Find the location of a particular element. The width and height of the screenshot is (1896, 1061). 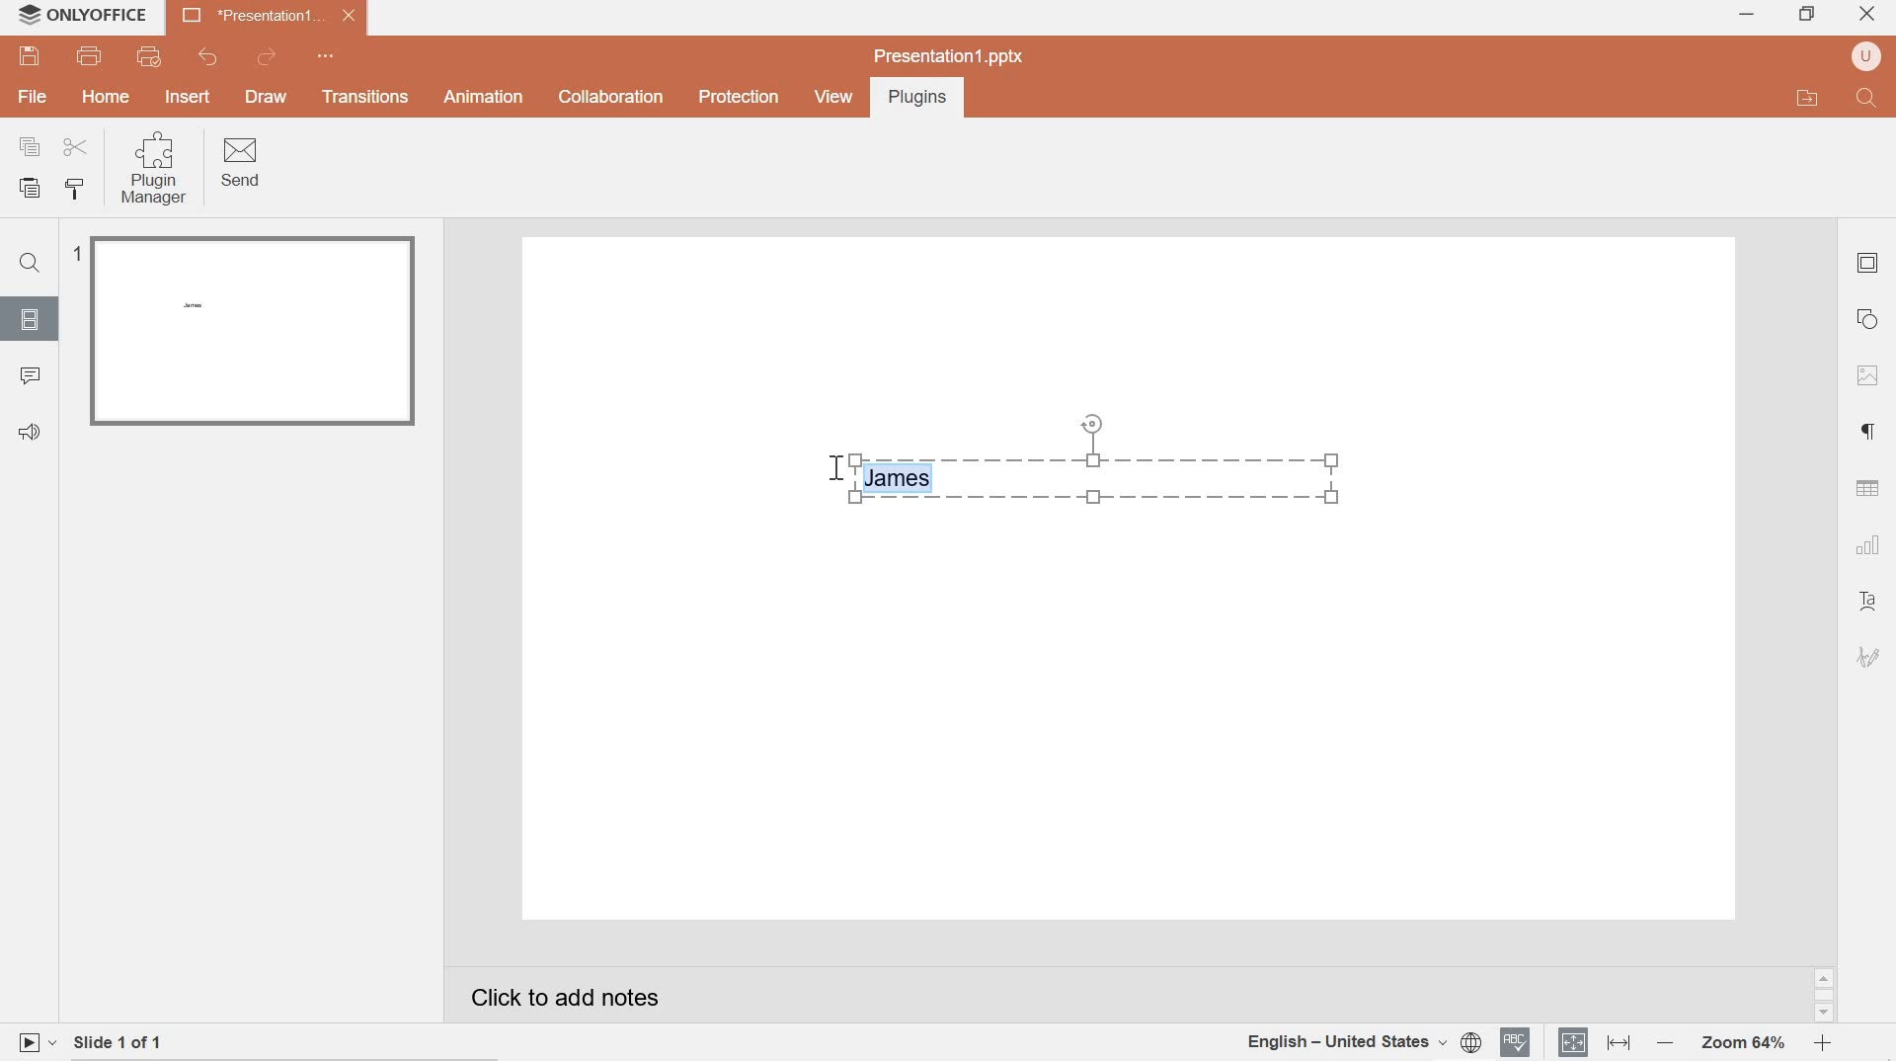

comments is located at coordinates (33, 377).